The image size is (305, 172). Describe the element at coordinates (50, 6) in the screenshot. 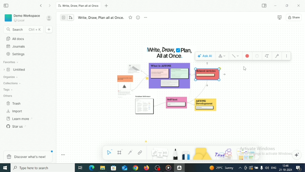

I see `Go forward` at that location.